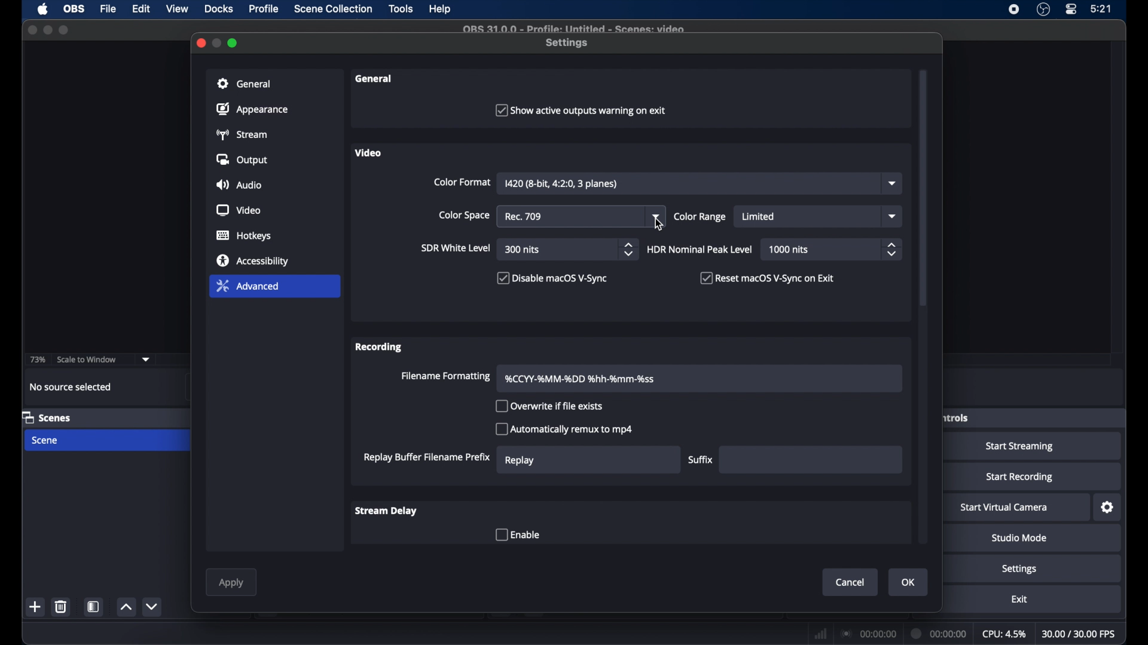  Describe the element at coordinates (1015, 9) in the screenshot. I see `screen recorder` at that location.